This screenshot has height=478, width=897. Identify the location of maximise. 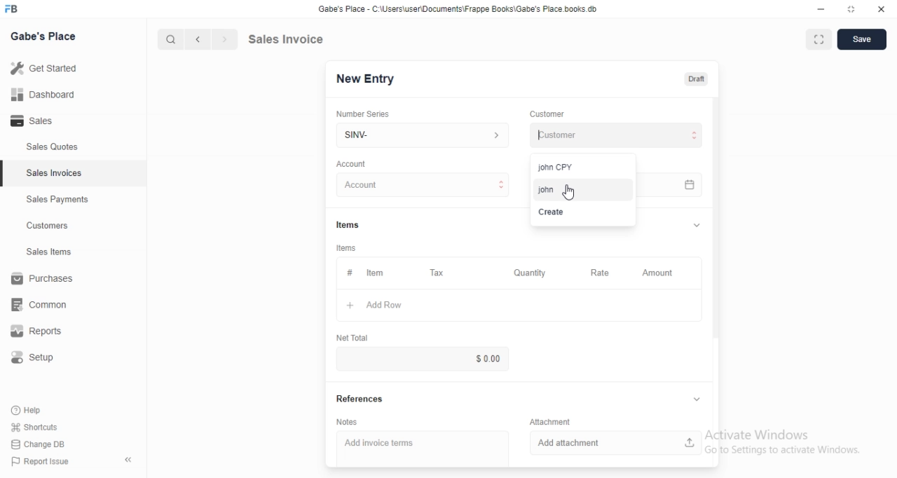
(815, 38).